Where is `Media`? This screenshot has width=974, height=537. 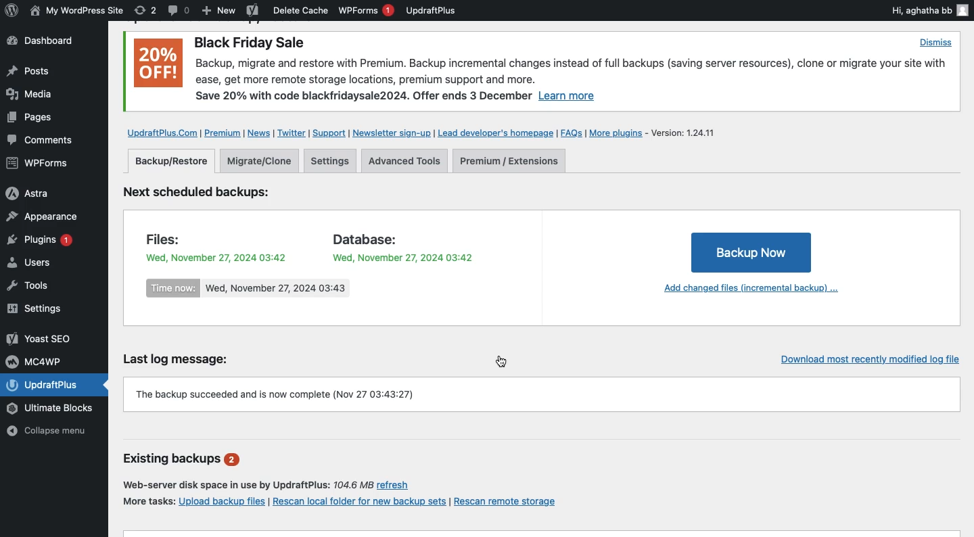 Media is located at coordinates (31, 93).